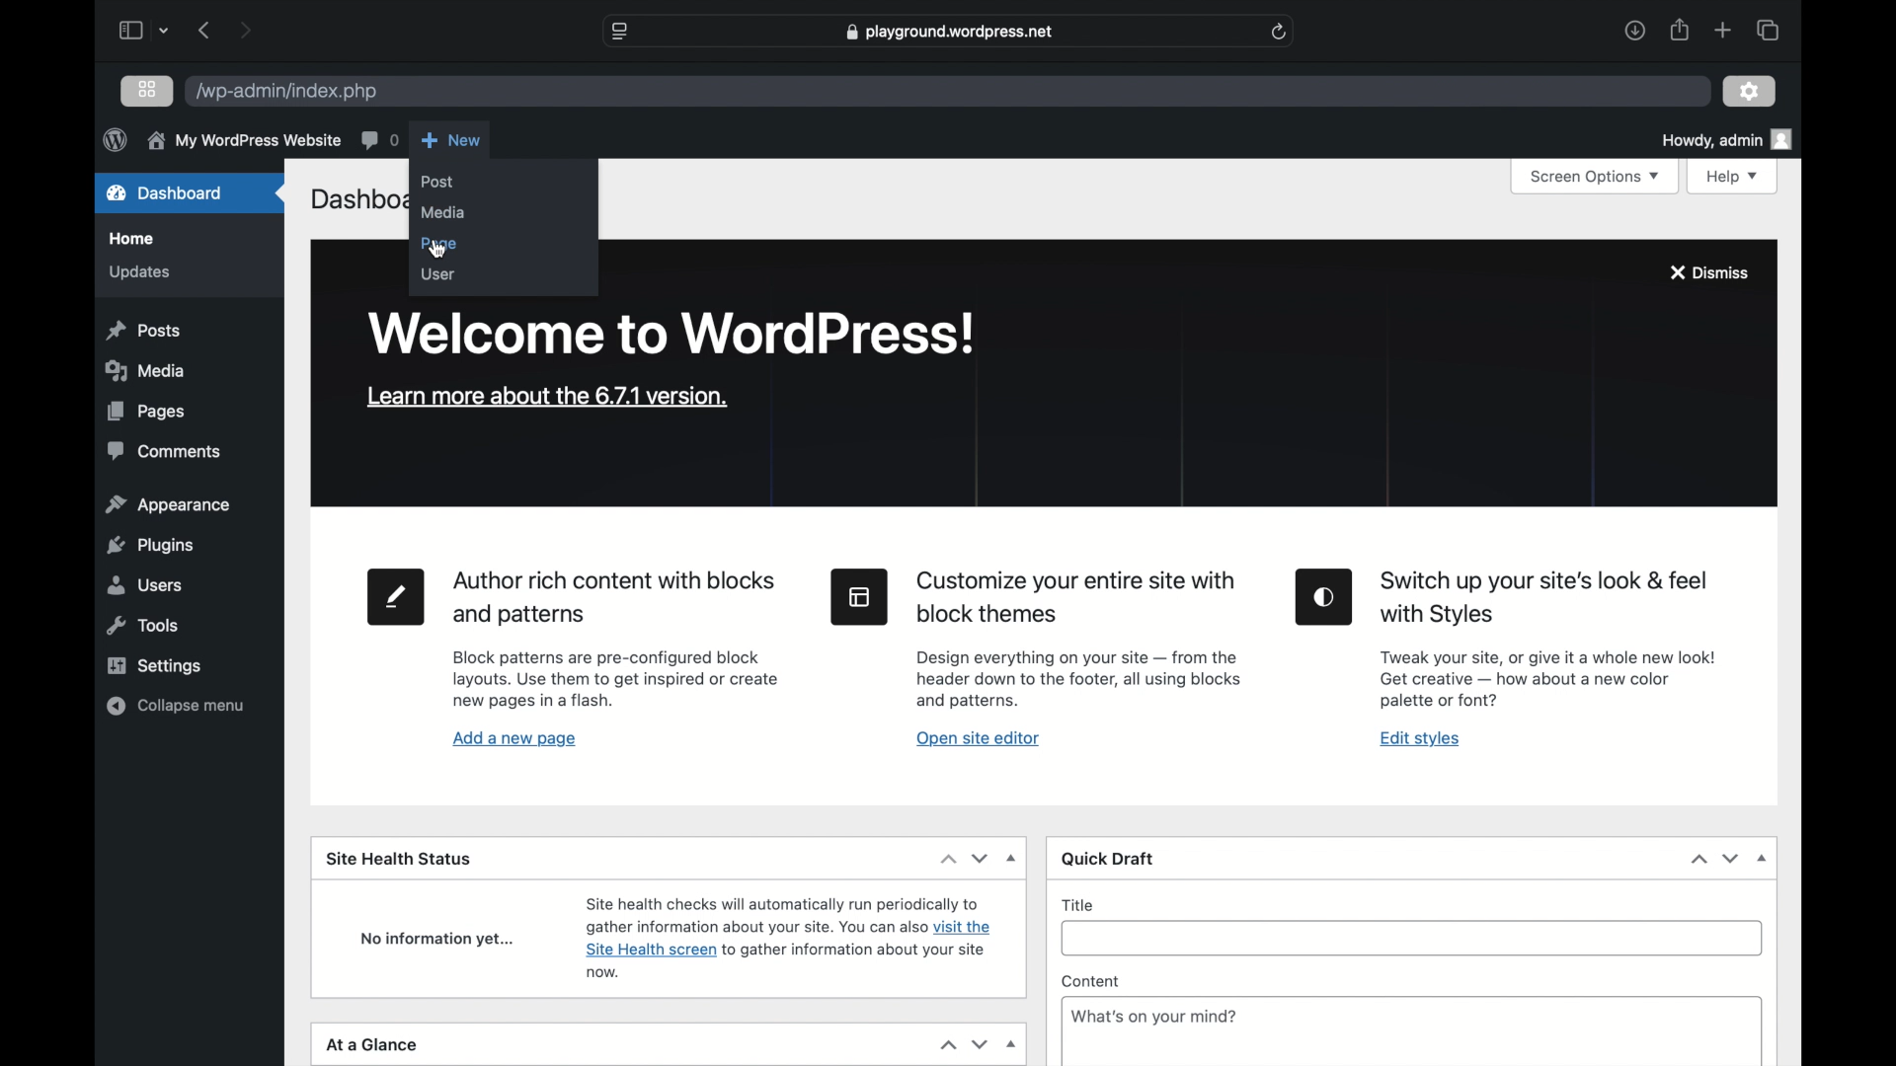 This screenshot has height=1066, width=1896. Describe the element at coordinates (146, 89) in the screenshot. I see `grid view` at that location.